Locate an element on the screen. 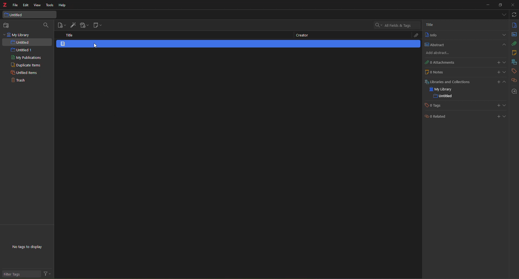 This screenshot has height=279, width=519. expand is located at coordinates (505, 62).